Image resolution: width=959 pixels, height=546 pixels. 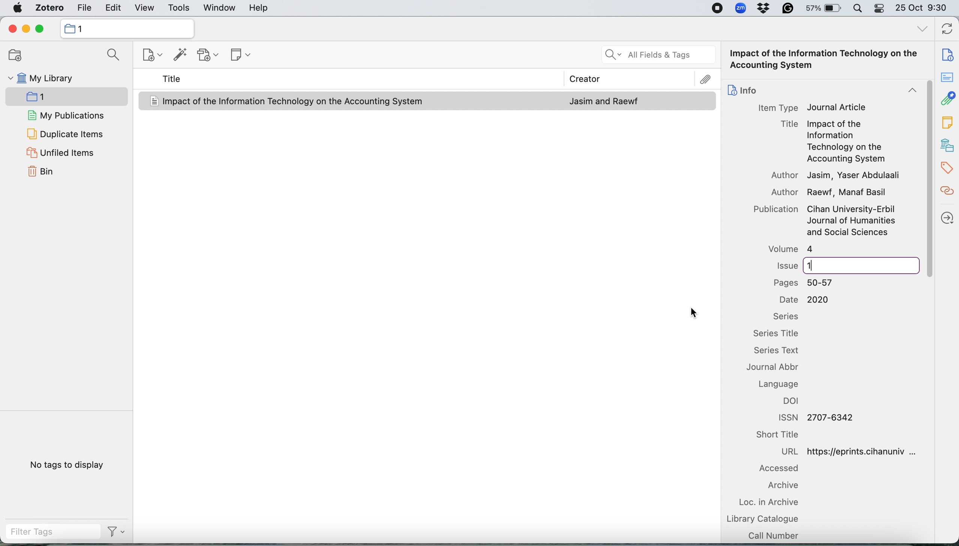 I want to click on series, so click(x=785, y=316).